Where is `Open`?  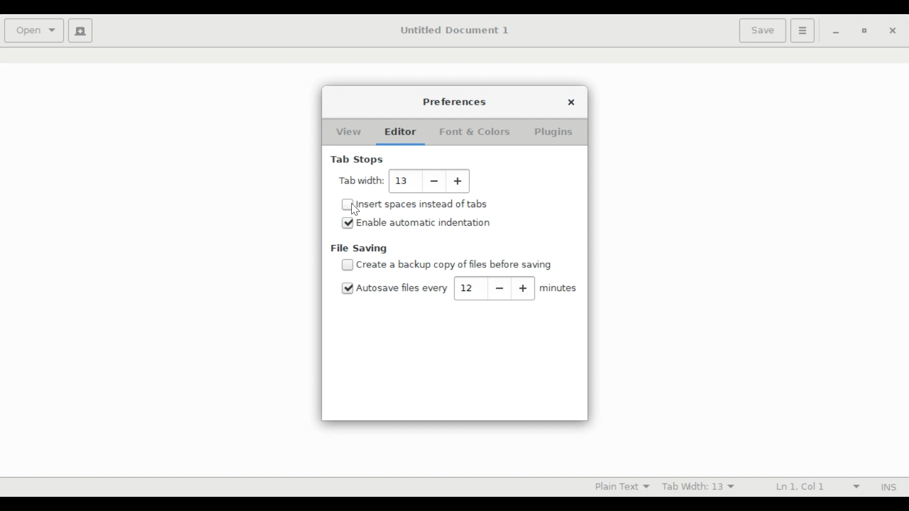
Open is located at coordinates (34, 29).